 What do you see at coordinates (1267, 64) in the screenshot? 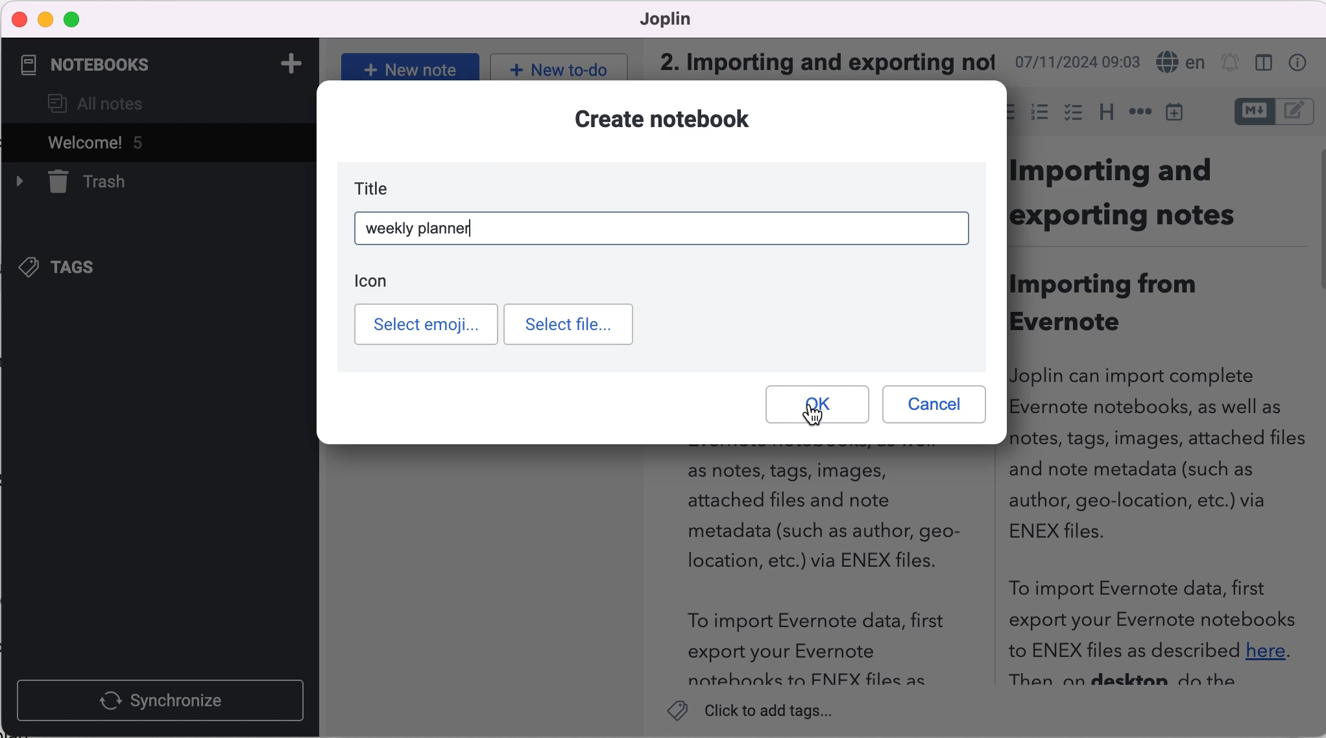
I see `toggle editor layout` at bounding box center [1267, 64].